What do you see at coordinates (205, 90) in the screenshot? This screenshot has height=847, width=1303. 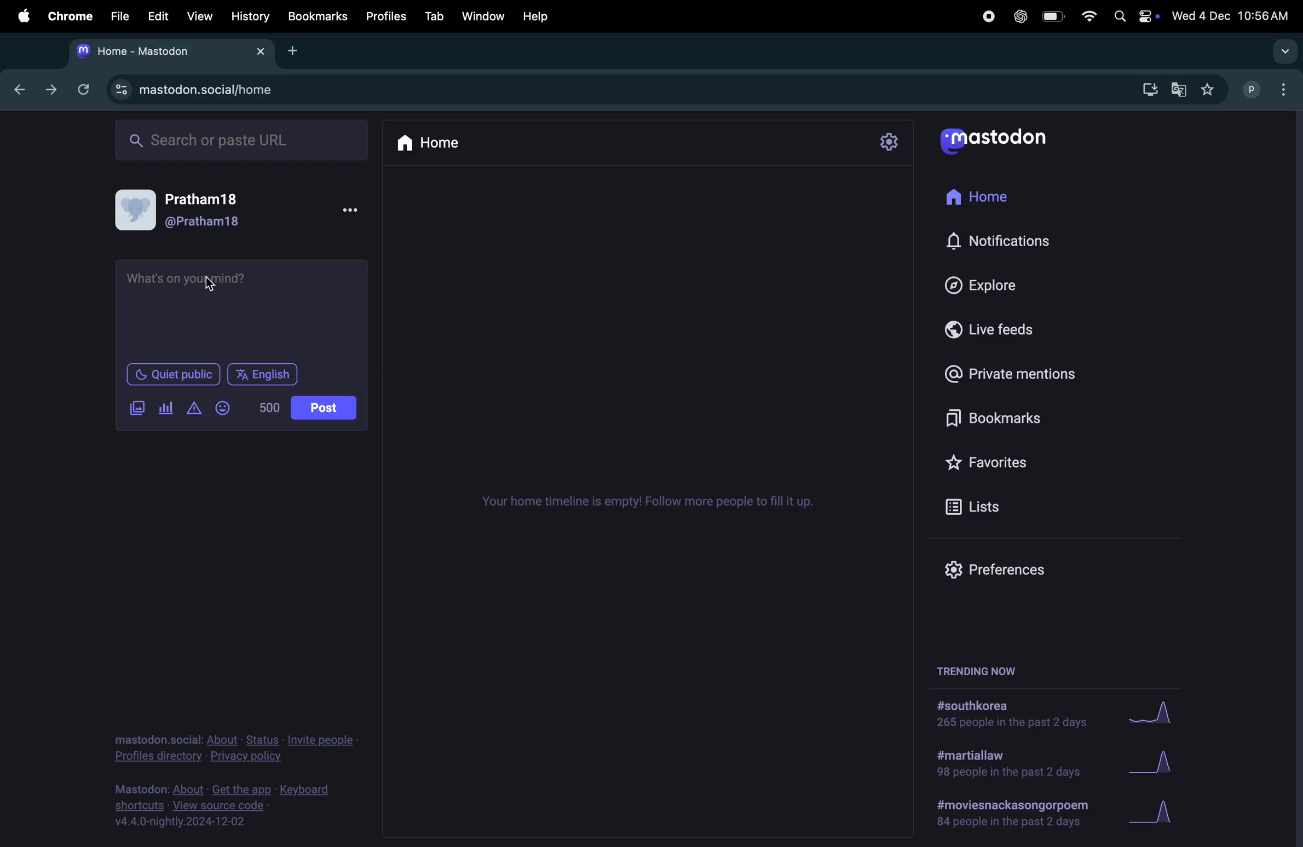 I see `mastodon url` at bounding box center [205, 90].